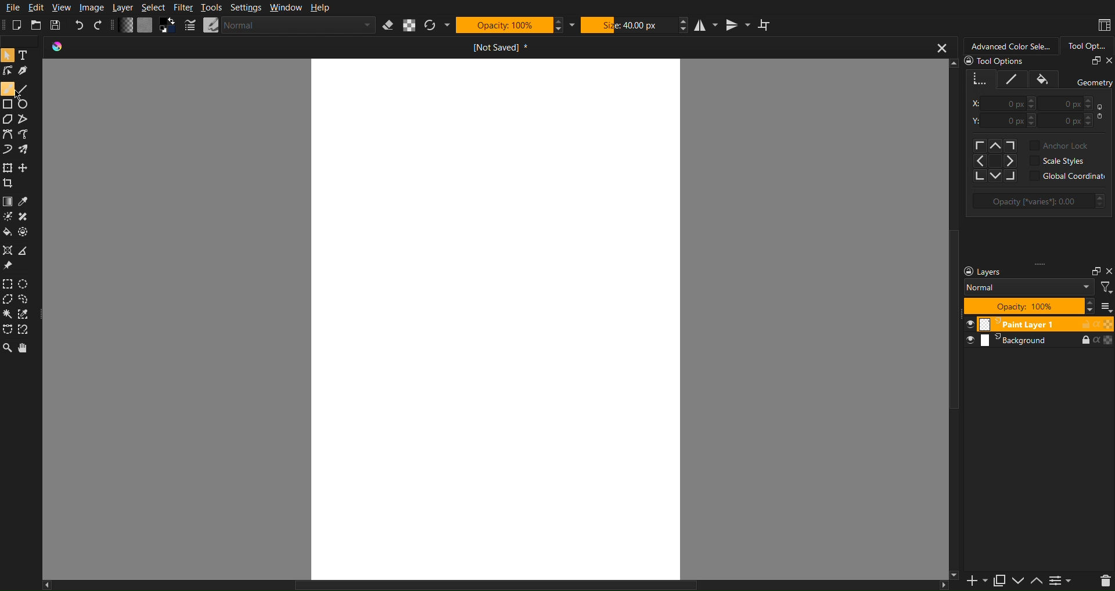 The image size is (1115, 591). What do you see at coordinates (29, 349) in the screenshot?
I see `Pan` at bounding box center [29, 349].